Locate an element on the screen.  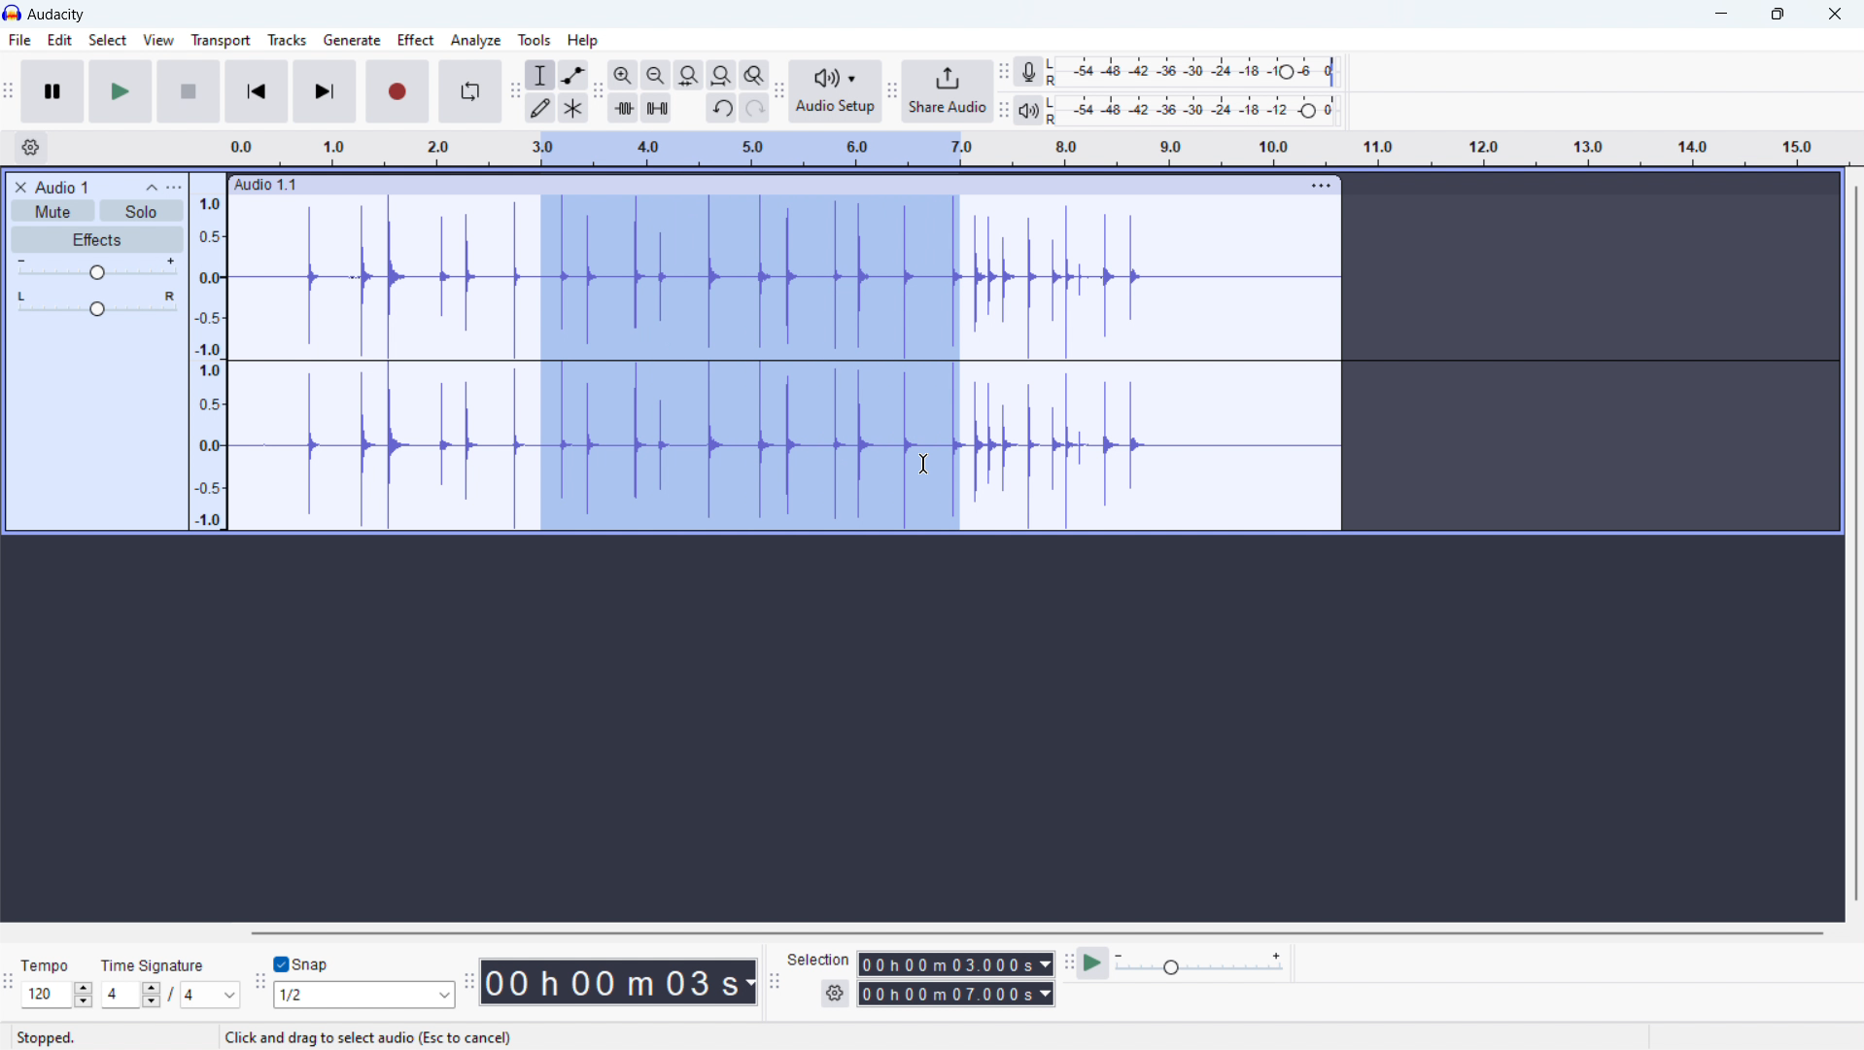
playback meter is located at coordinates (1033, 111).